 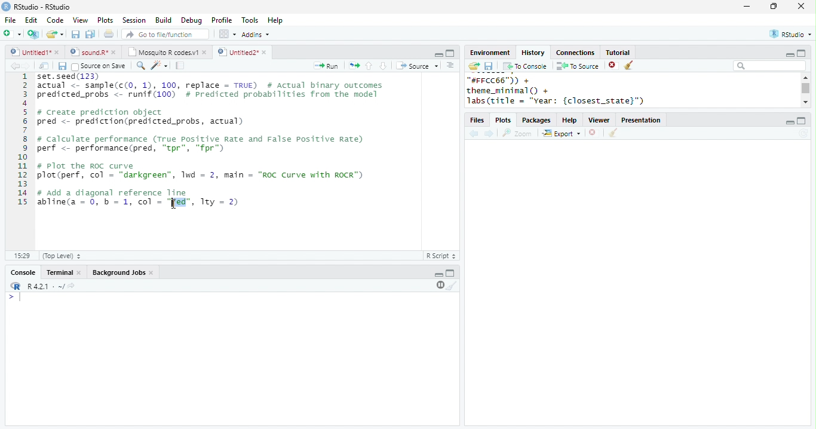 I want to click on save all, so click(x=90, y=34).